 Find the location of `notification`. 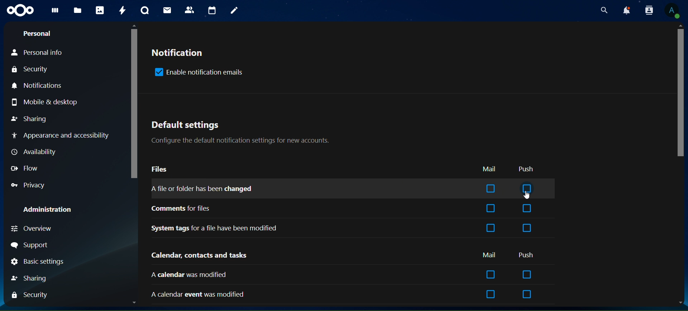

notification is located at coordinates (180, 55).